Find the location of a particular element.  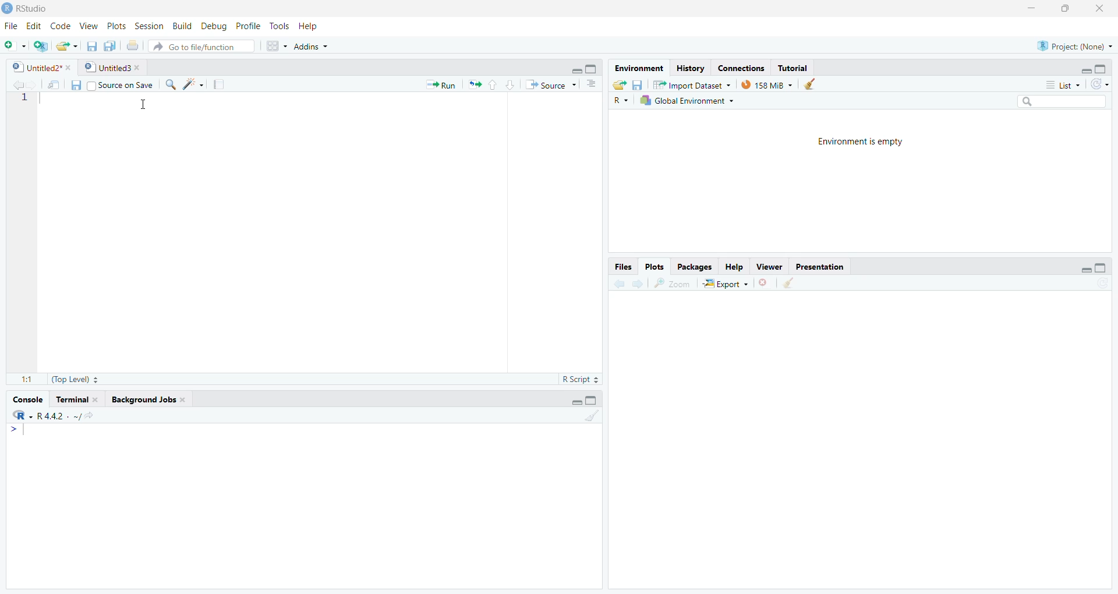

R~ is located at coordinates (621, 99).